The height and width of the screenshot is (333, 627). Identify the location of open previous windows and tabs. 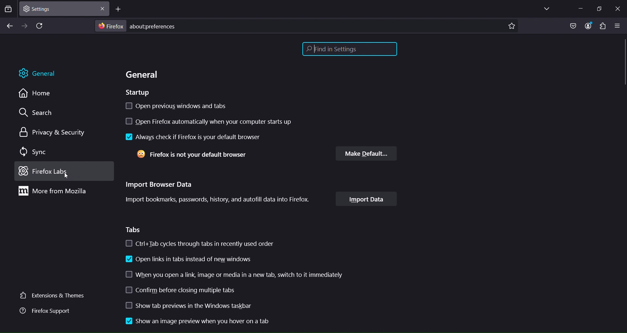
(185, 107).